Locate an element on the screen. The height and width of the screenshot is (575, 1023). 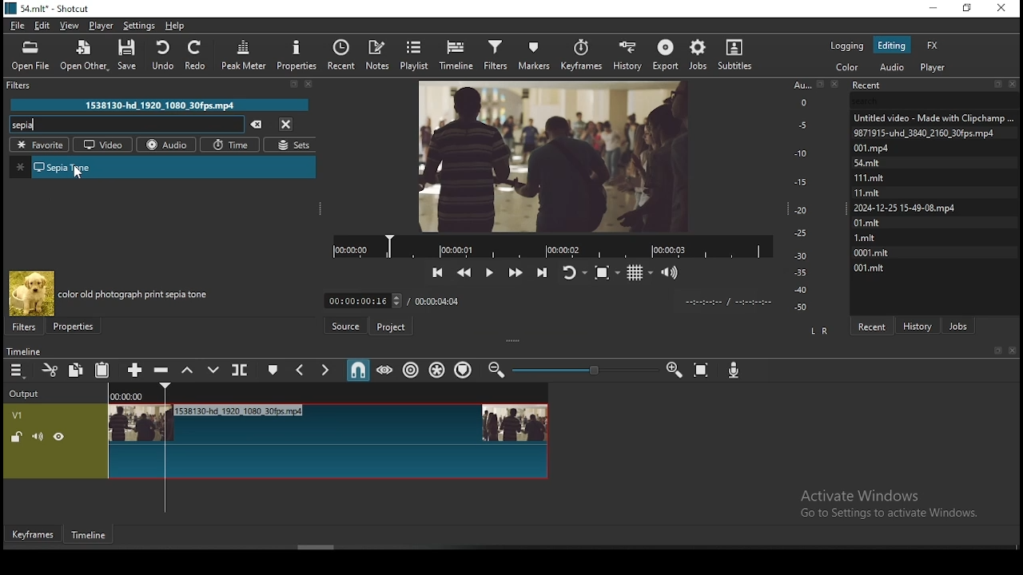
timeline menu is located at coordinates (18, 372).